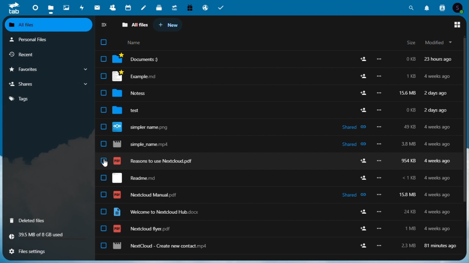  What do you see at coordinates (104, 245) in the screenshot?
I see `checkbox` at bounding box center [104, 245].